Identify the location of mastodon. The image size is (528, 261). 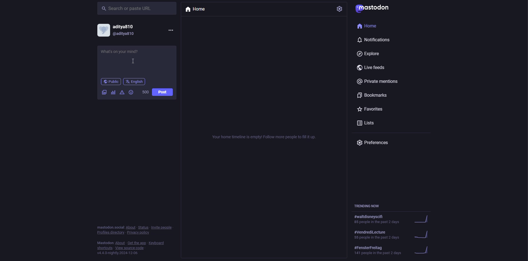
(374, 9).